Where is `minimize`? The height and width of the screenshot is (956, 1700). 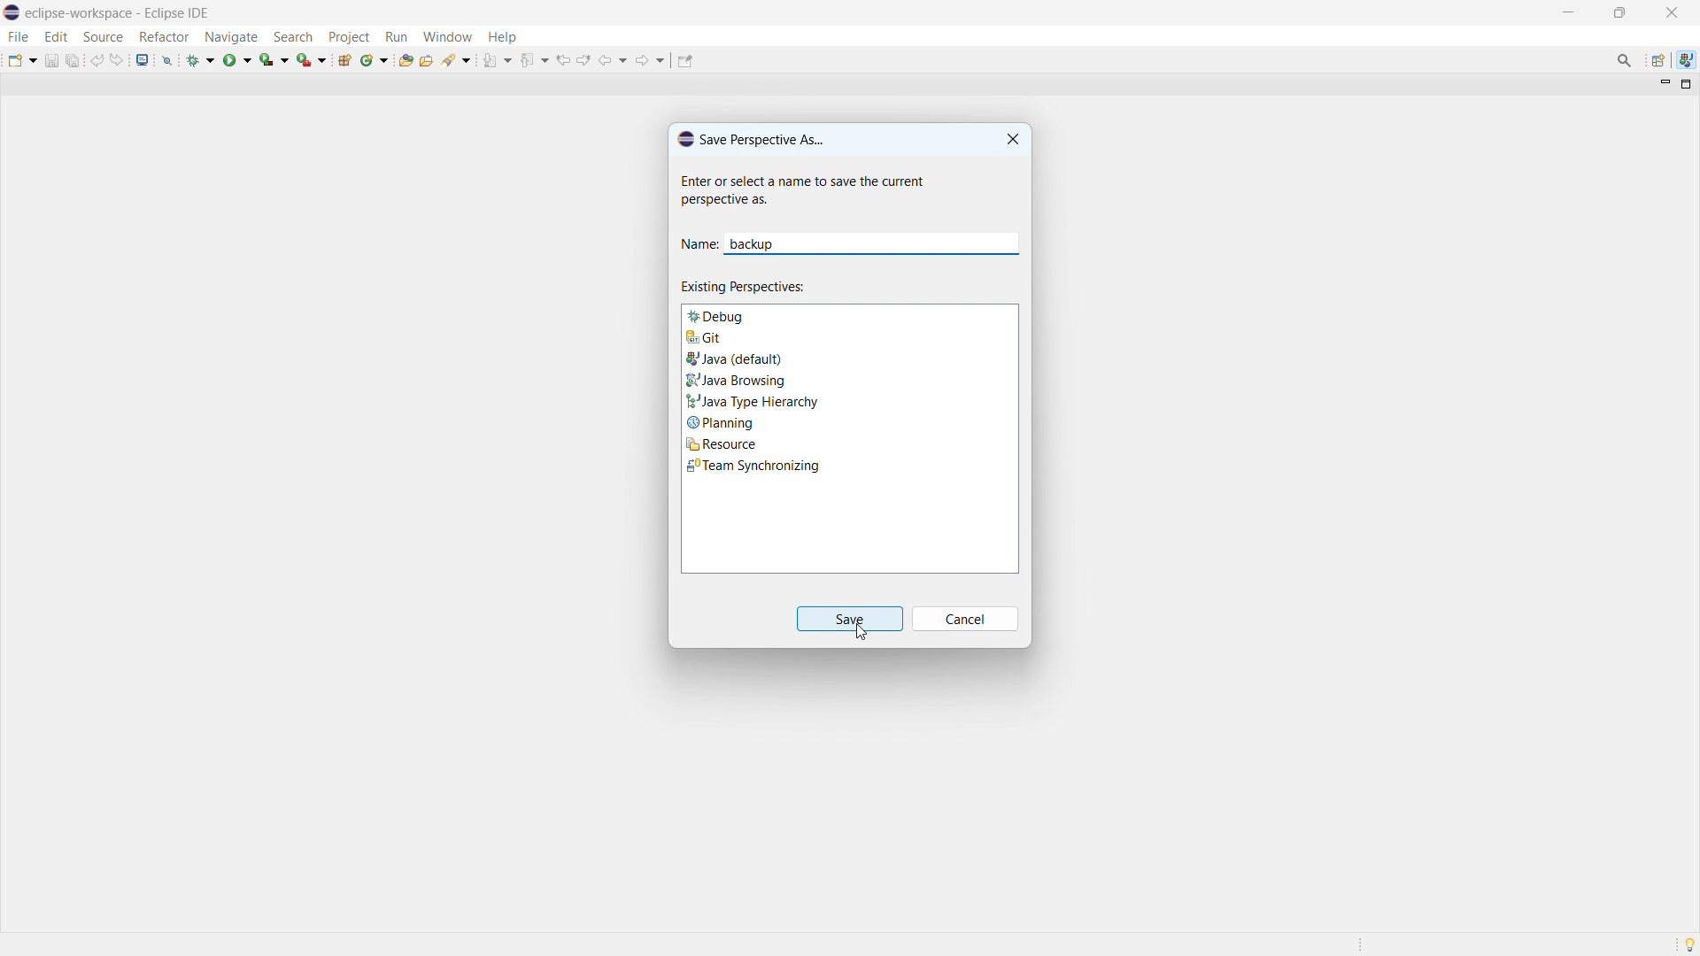
minimize is located at coordinates (1569, 12).